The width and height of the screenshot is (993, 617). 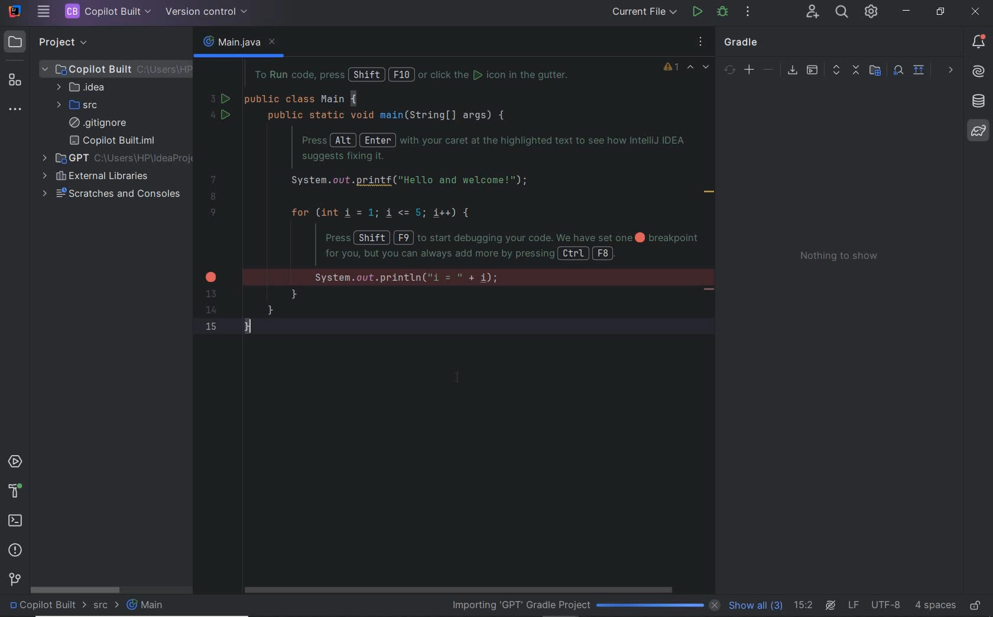 I want to click on gradle, so click(x=979, y=130).